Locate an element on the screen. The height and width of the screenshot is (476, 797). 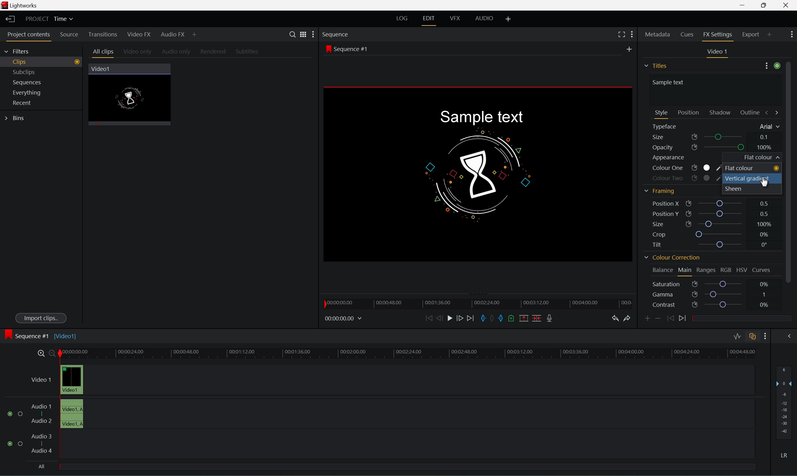
edit is located at coordinates (429, 18).